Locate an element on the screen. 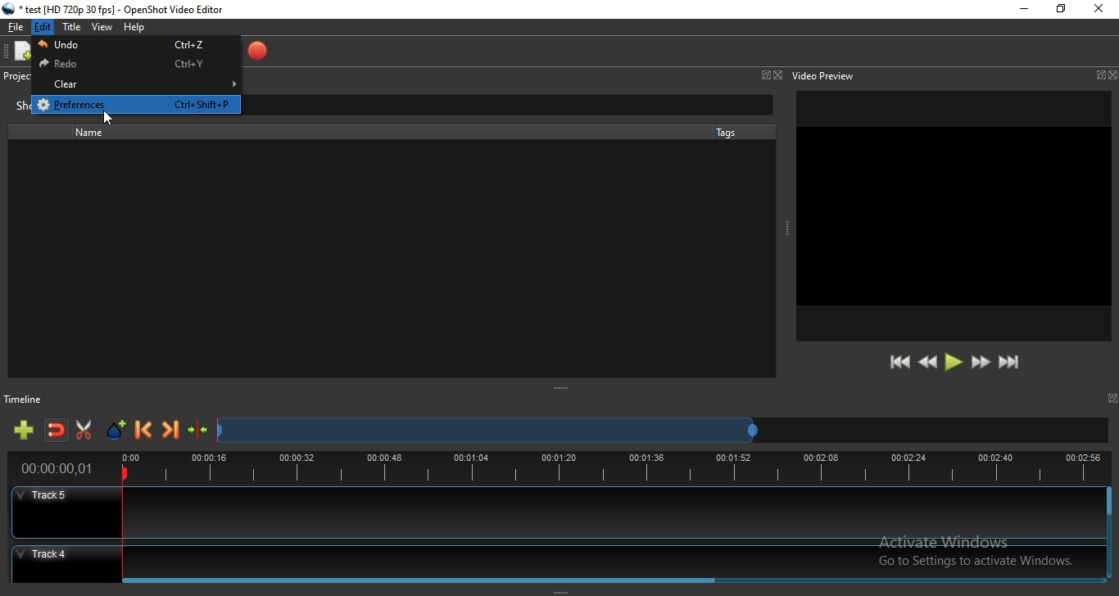  " test [HD 720p 30 fps] - OpenShot Video Editor is located at coordinates (122, 11).